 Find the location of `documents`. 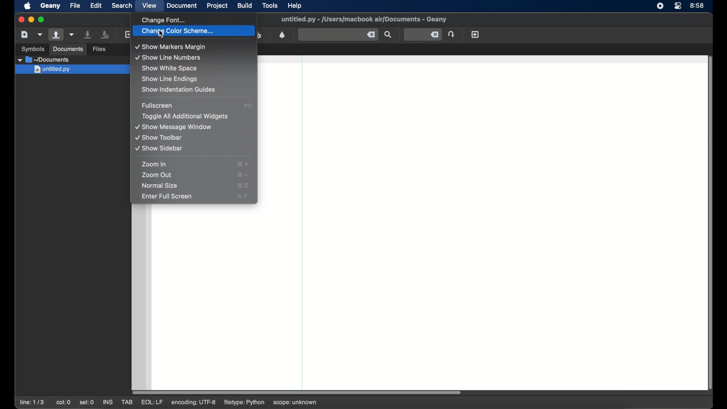

documents is located at coordinates (68, 49).